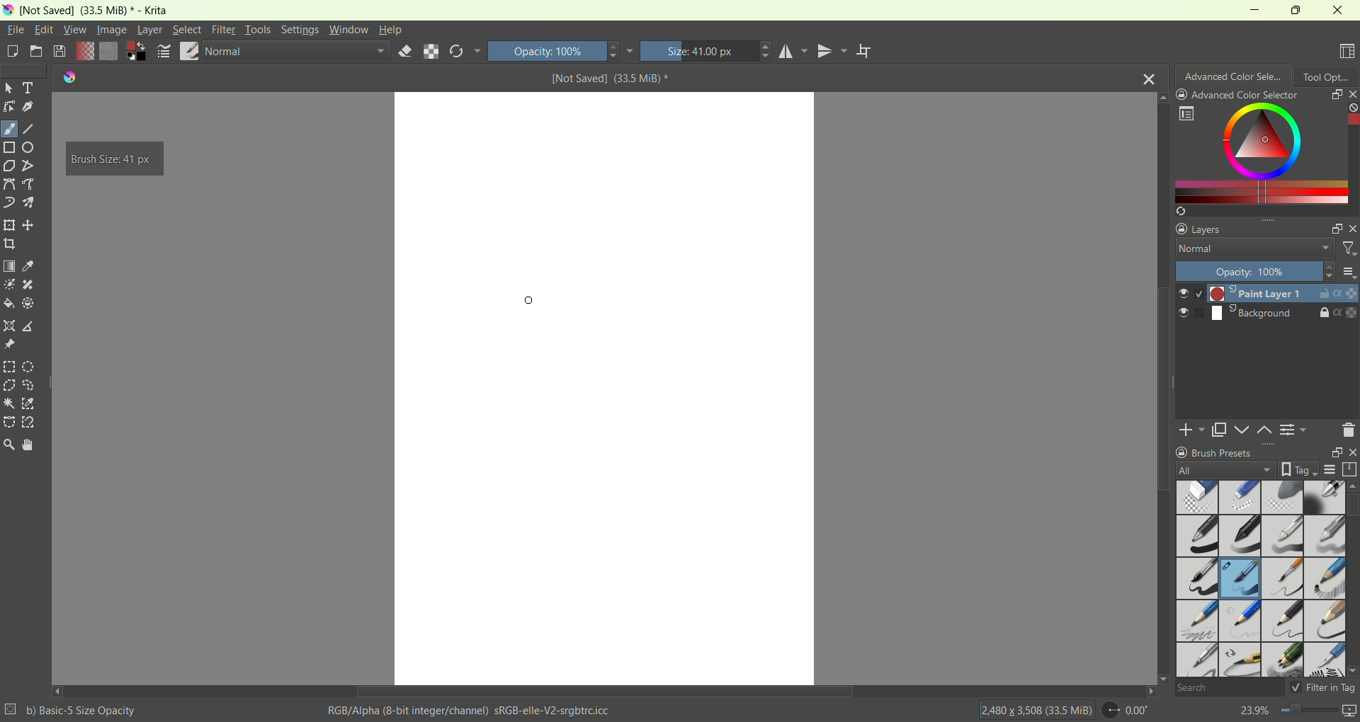  Describe the element at coordinates (113, 159) in the screenshot. I see `Brush Size: 41 px` at that location.